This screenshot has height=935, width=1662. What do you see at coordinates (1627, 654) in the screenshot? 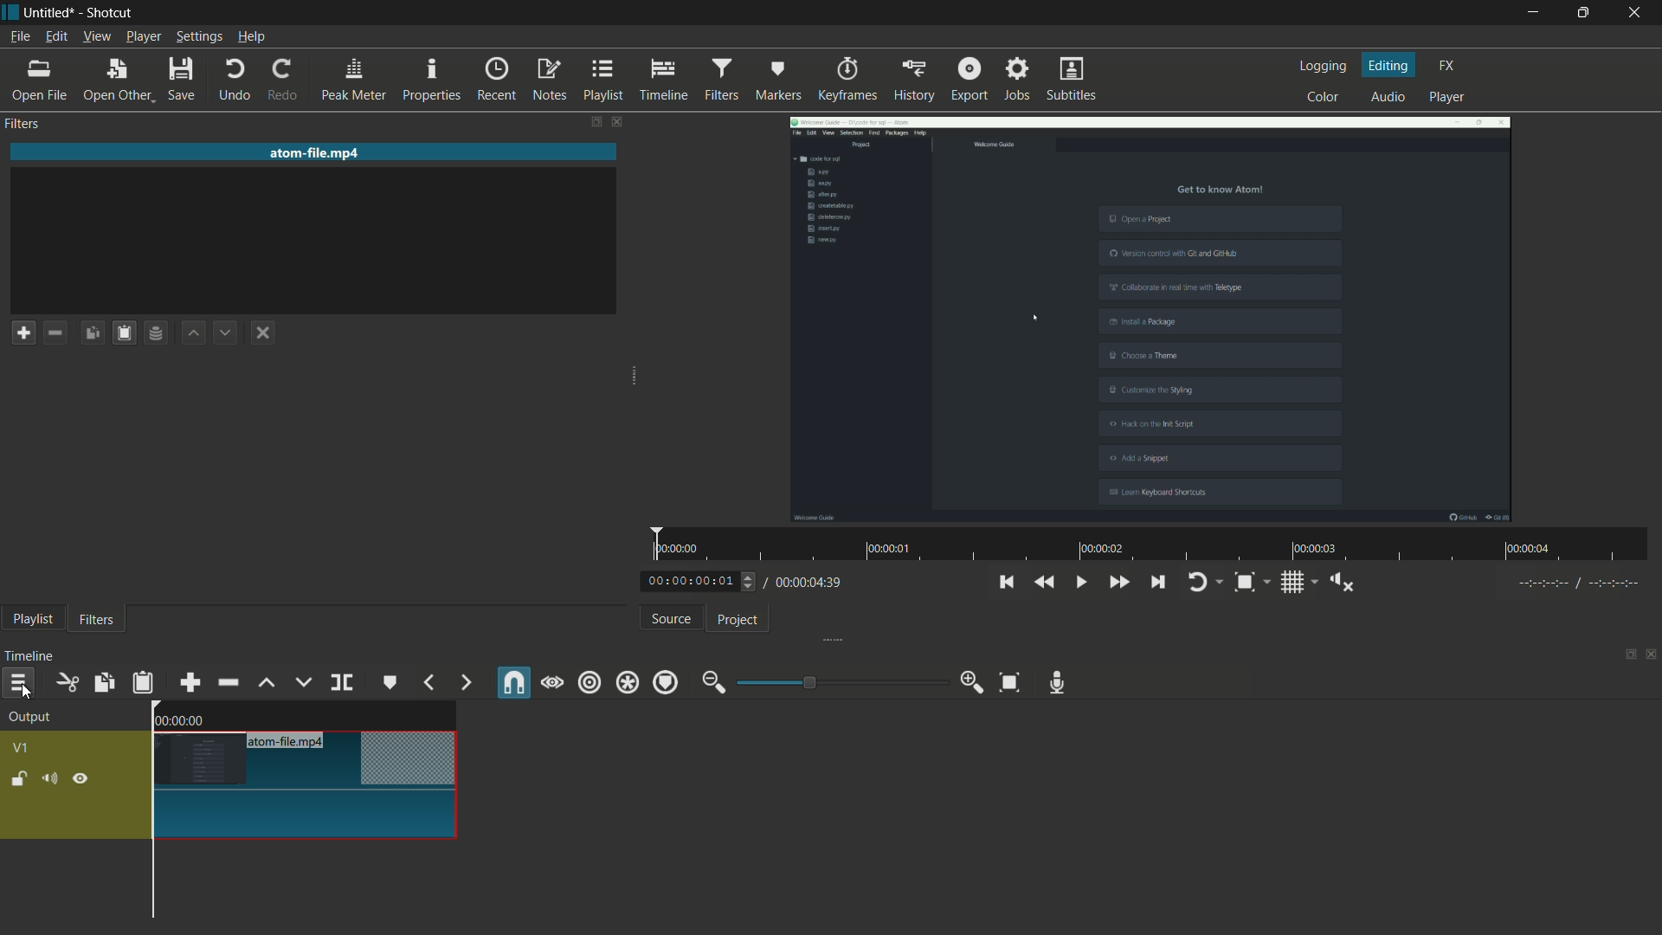
I see `change layout` at bounding box center [1627, 654].